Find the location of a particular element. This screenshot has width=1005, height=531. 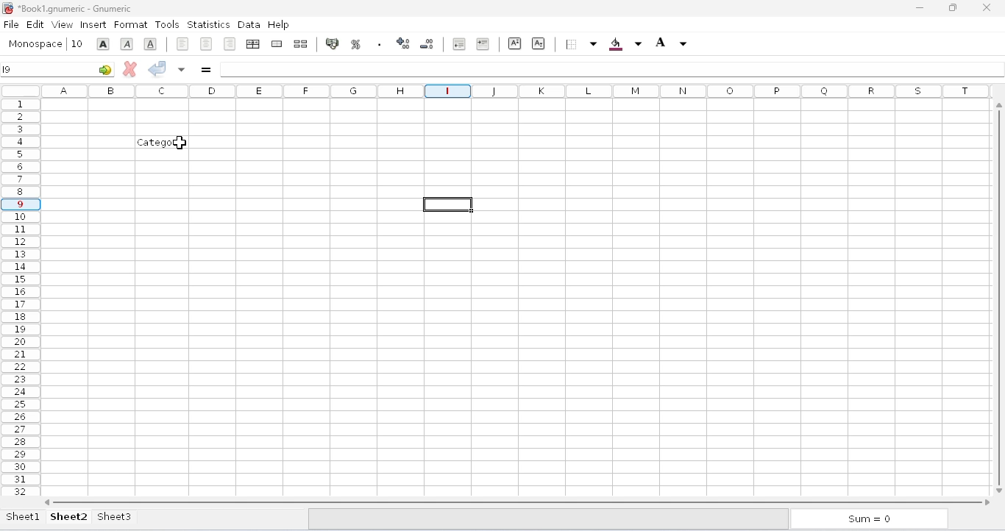

sheet2 is located at coordinates (69, 516).